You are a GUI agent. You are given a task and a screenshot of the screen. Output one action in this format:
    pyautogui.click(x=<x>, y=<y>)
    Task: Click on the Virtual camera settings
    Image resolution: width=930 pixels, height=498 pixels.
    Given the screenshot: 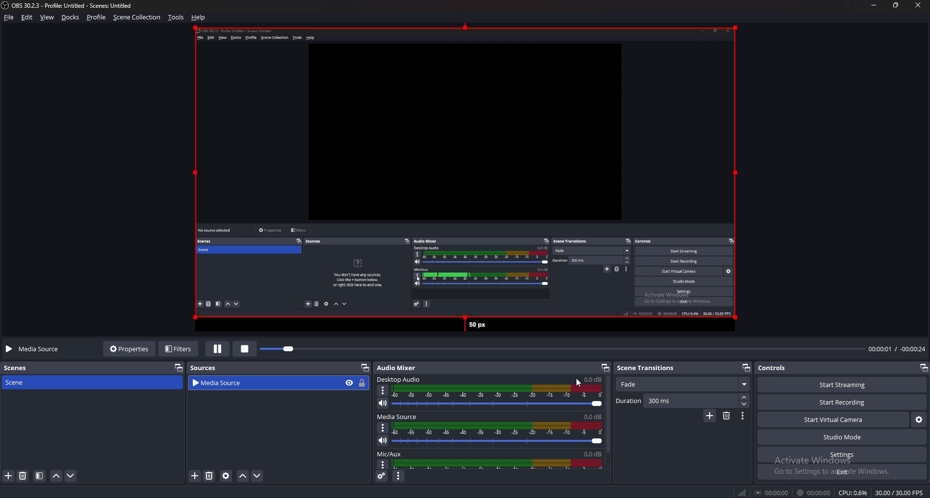 What is the action you would take?
    pyautogui.click(x=919, y=420)
    